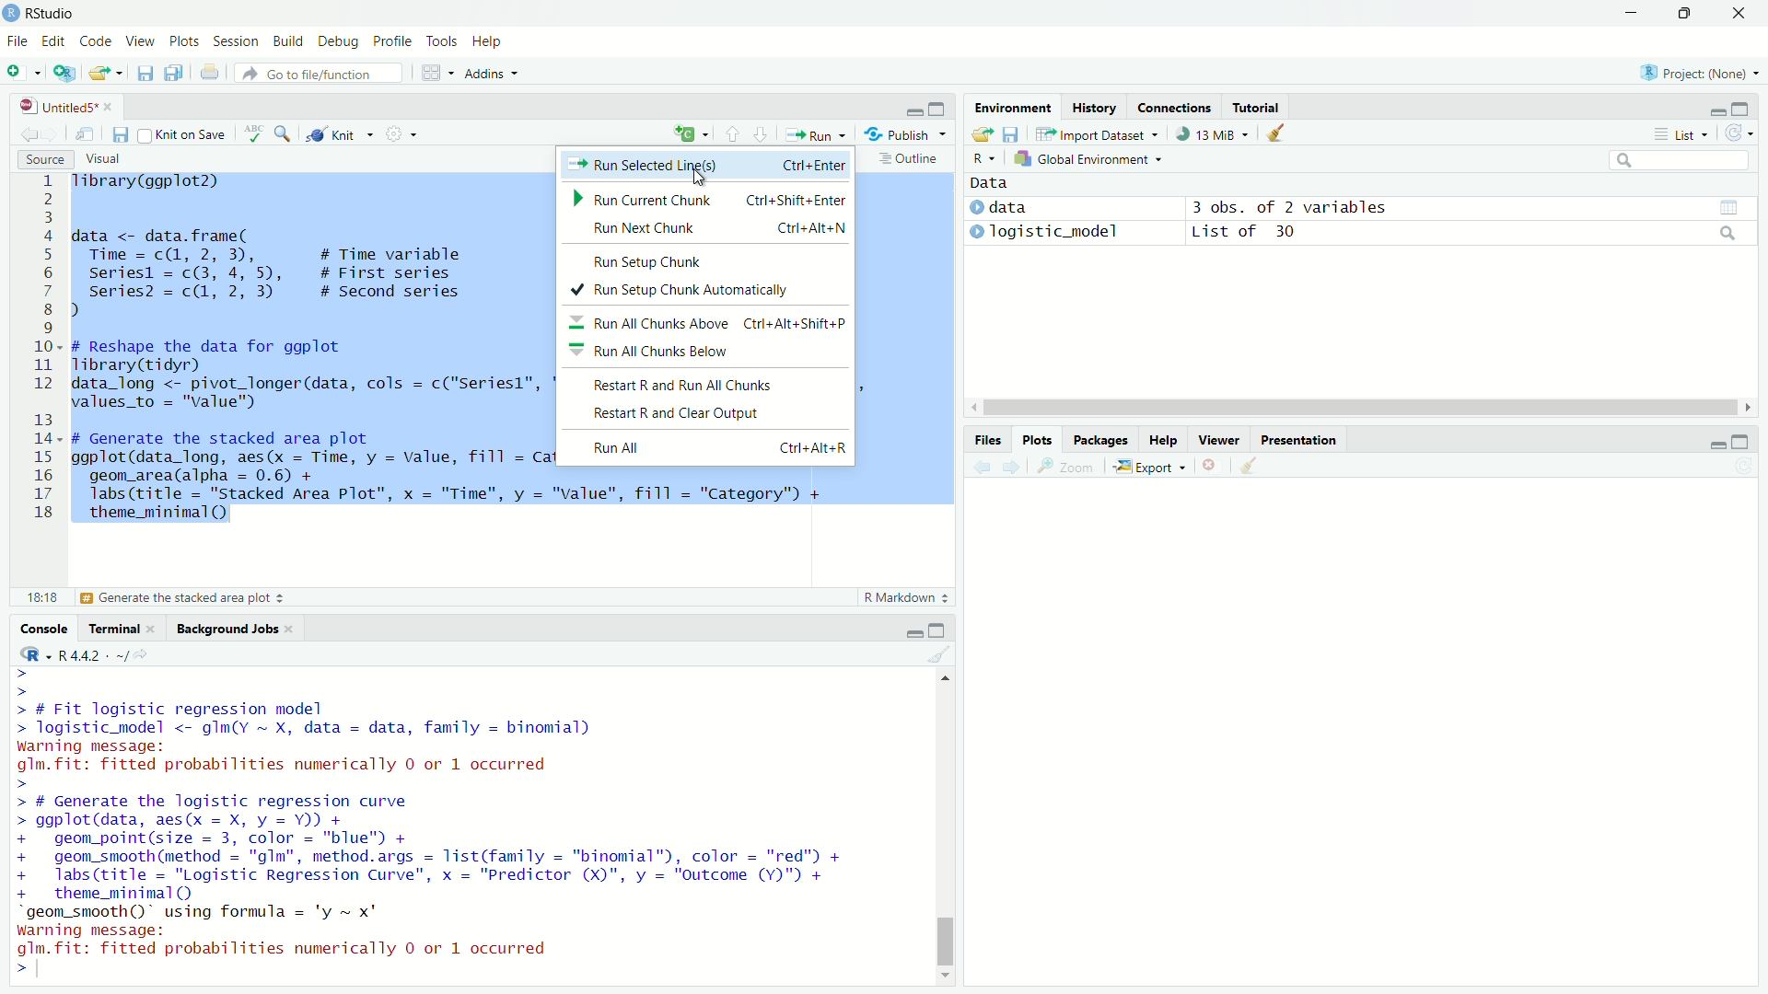 The width and height of the screenshot is (1768, 994). Describe the element at coordinates (228, 630) in the screenshot. I see `Background Jobs` at that location.